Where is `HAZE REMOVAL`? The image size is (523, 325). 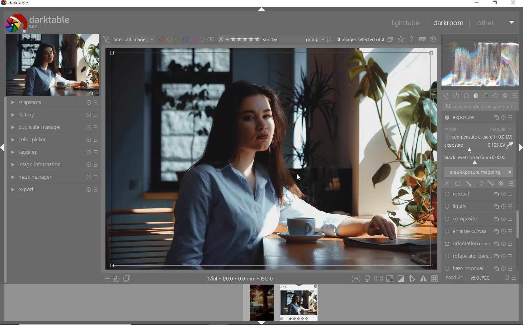 HAZE REMOVAL is located at coordinates (478, 230).